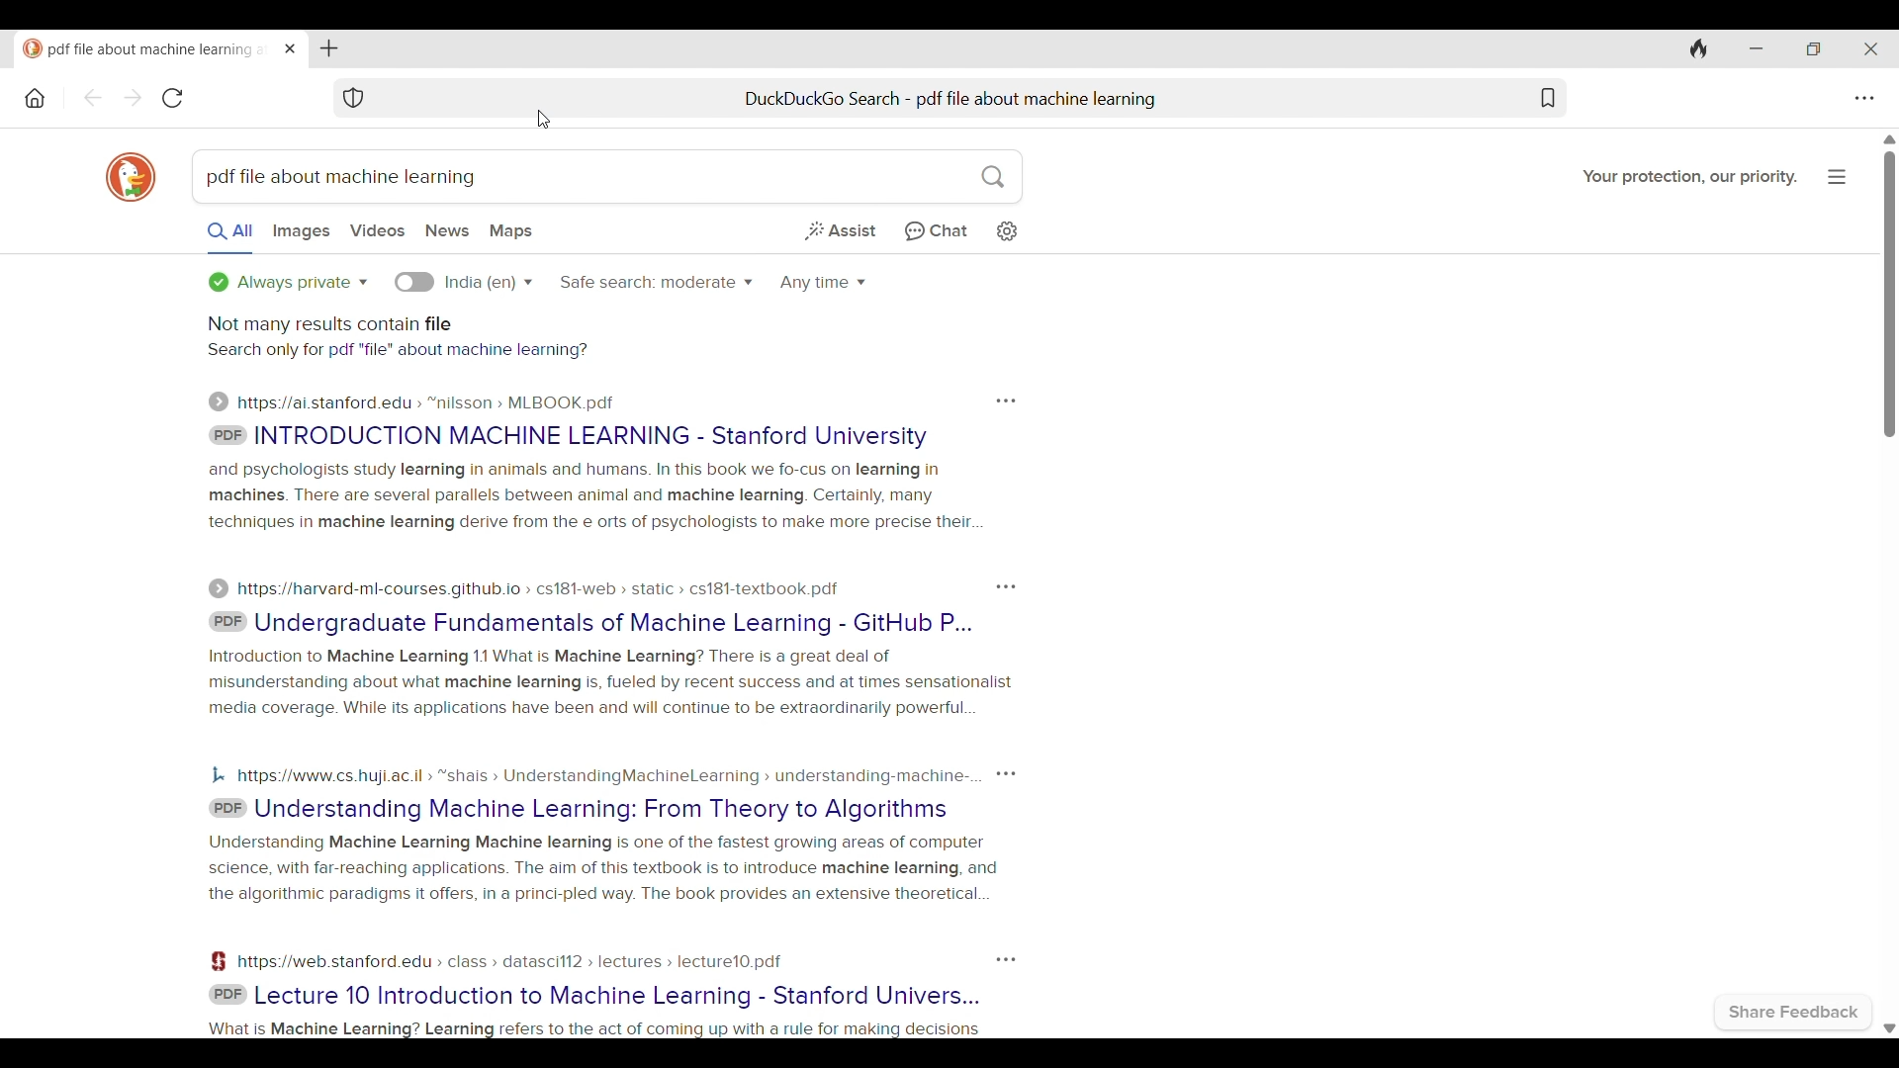  What do you see at coordinates (591, 436) in the screenshot?
I see `INTRODUCTION MACHINE LEARNING - Stanford University` at bounding box center [591, 436].